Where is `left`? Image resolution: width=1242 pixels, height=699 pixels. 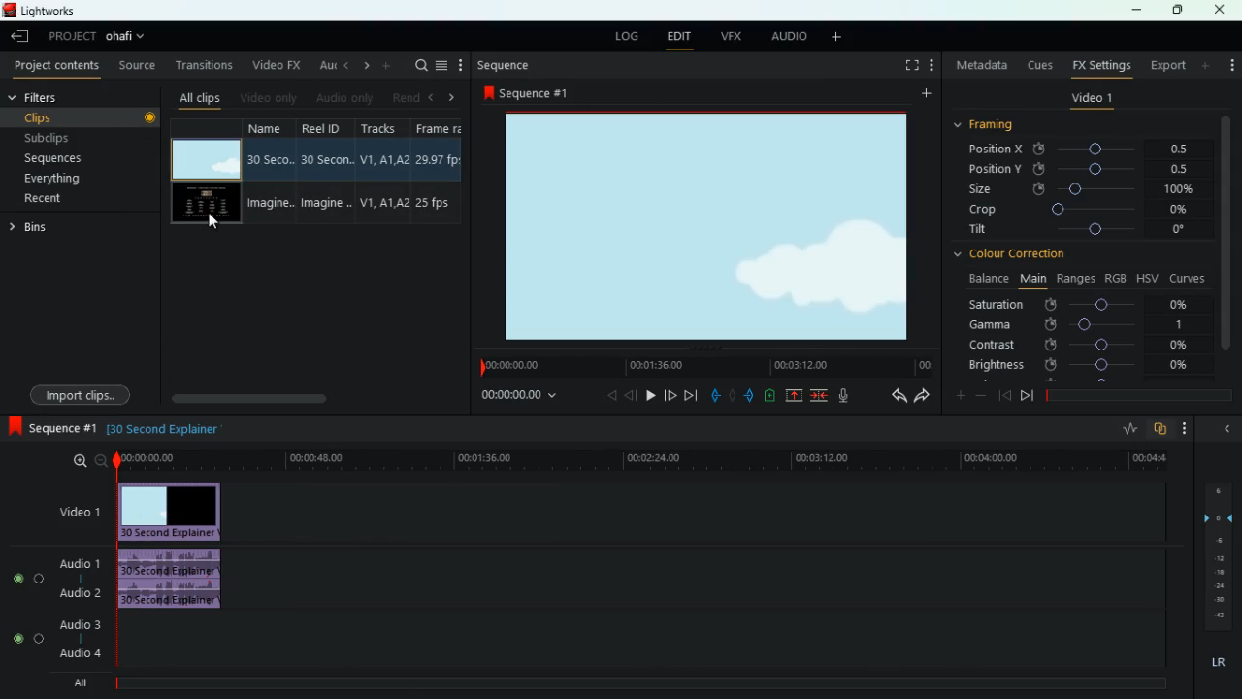 left is located at coordinates (435, 97).